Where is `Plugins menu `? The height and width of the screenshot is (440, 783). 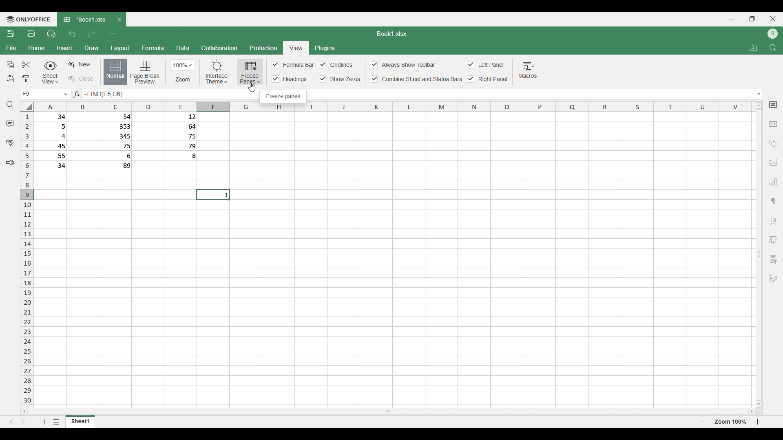
Plugins menu  is located at coordinates (325, 48).